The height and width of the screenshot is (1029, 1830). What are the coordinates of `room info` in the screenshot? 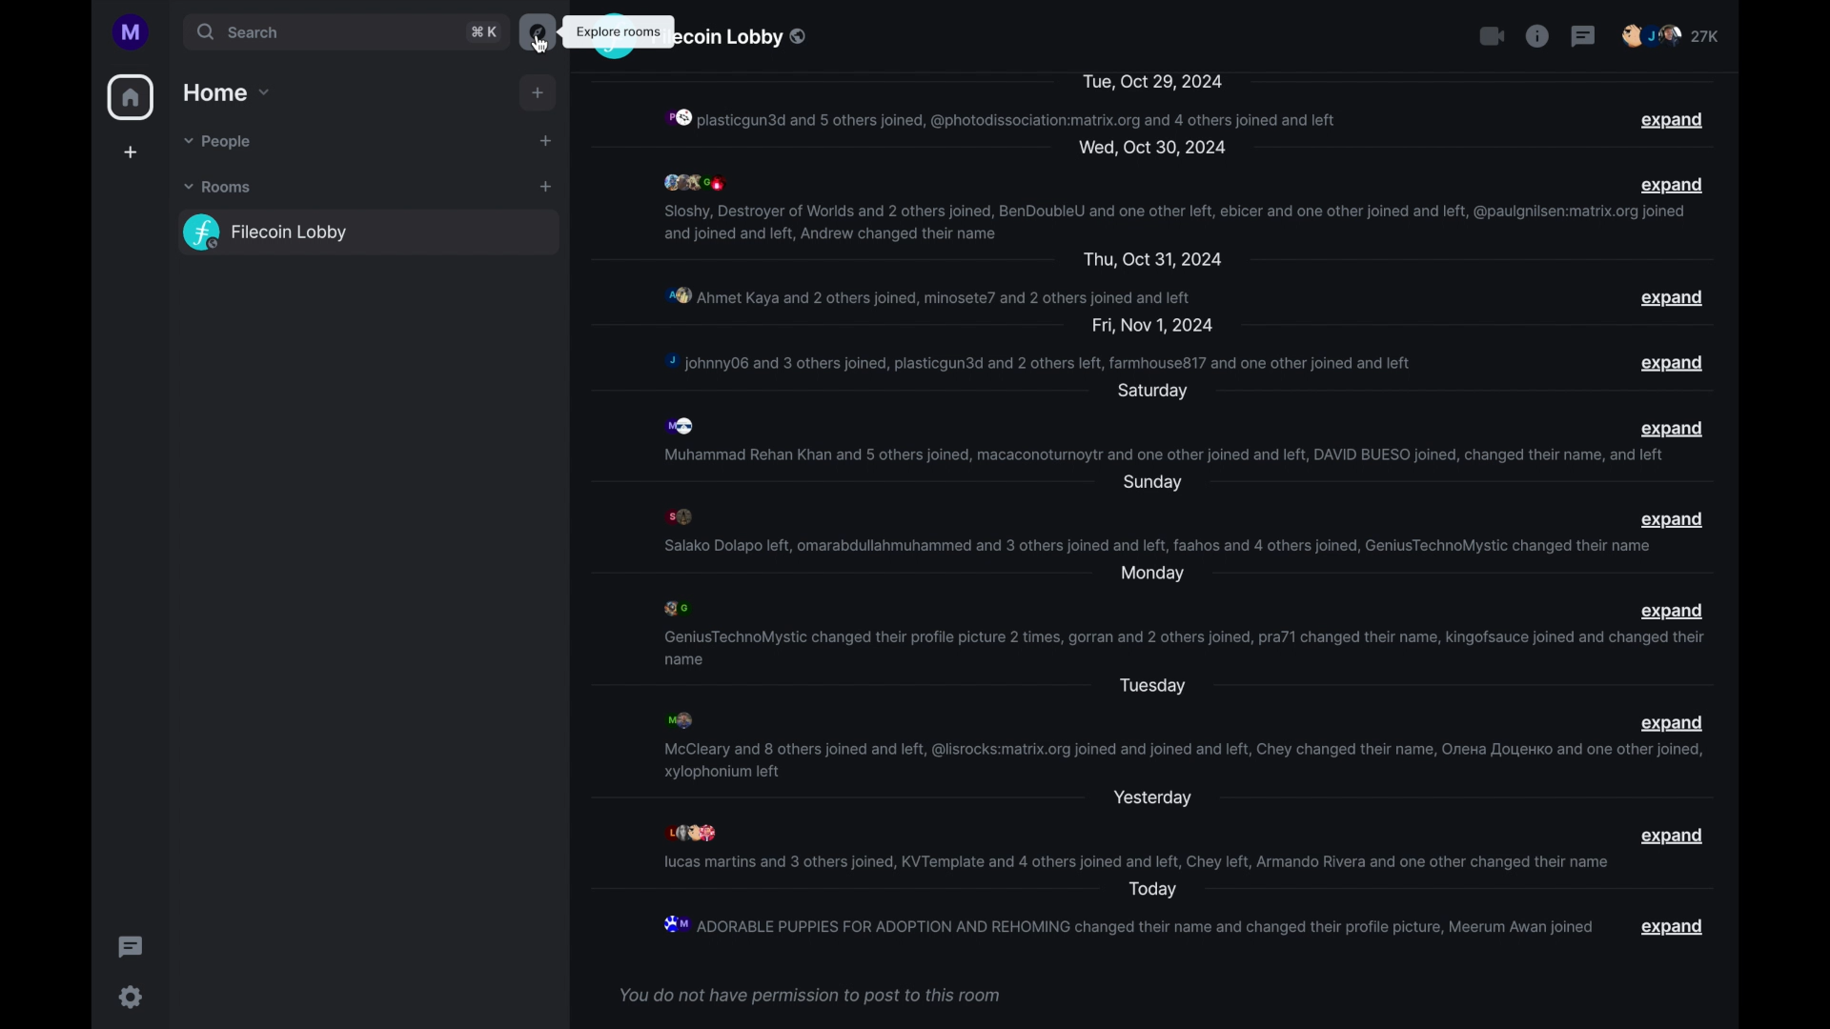 It's located at (1537, 35).